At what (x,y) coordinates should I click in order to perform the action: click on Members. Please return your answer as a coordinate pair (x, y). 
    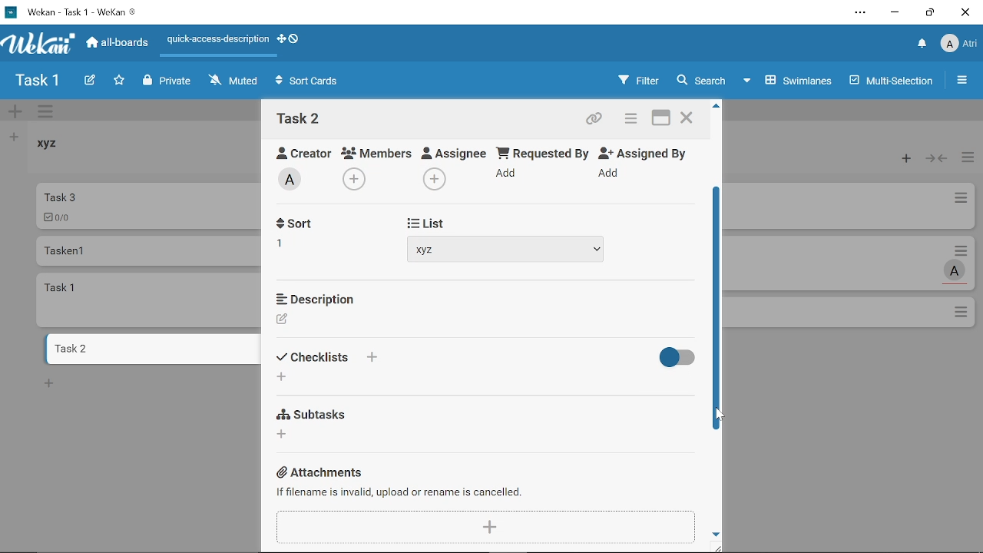
    Looking at the image, I should click on (377, 152).